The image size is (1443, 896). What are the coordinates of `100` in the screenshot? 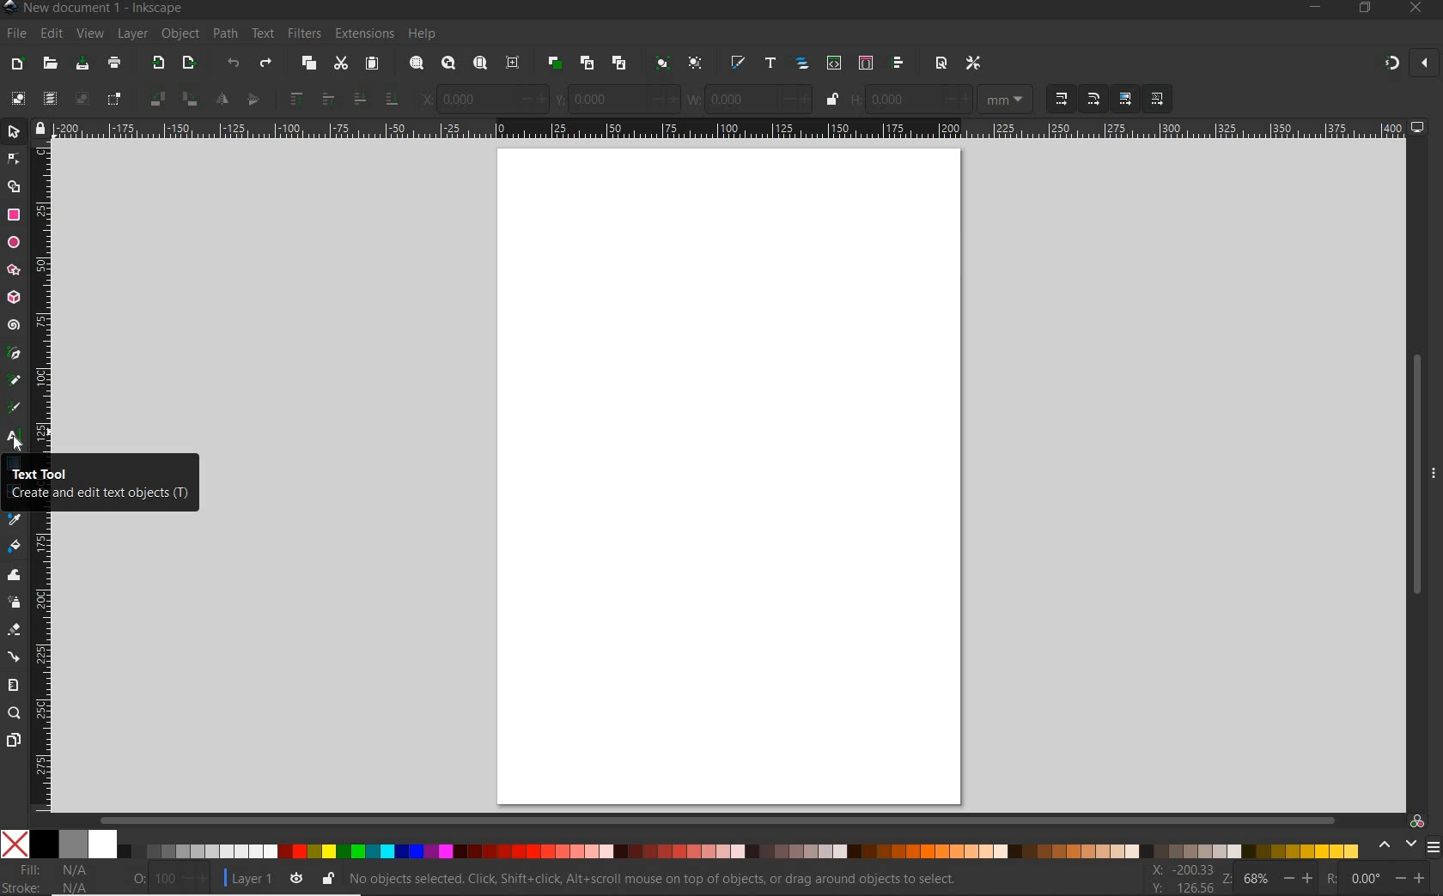 It's located at (165, 879).